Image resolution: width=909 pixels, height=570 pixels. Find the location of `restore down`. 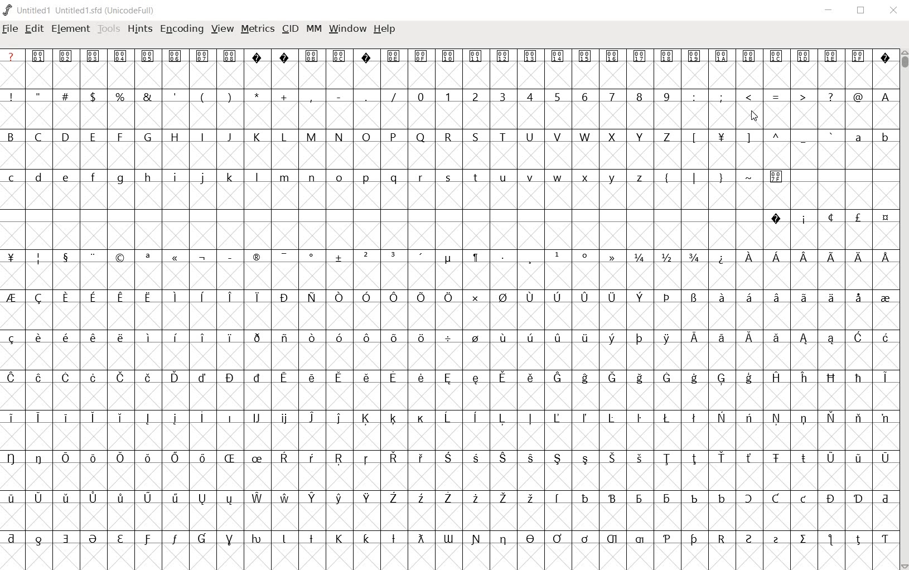

restore down is located at coordinates (862, 10).